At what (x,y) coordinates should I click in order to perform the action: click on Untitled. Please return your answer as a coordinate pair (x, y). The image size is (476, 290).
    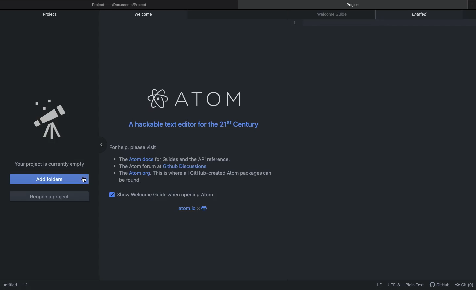
    Looking at the image, I should click on (421, 15).